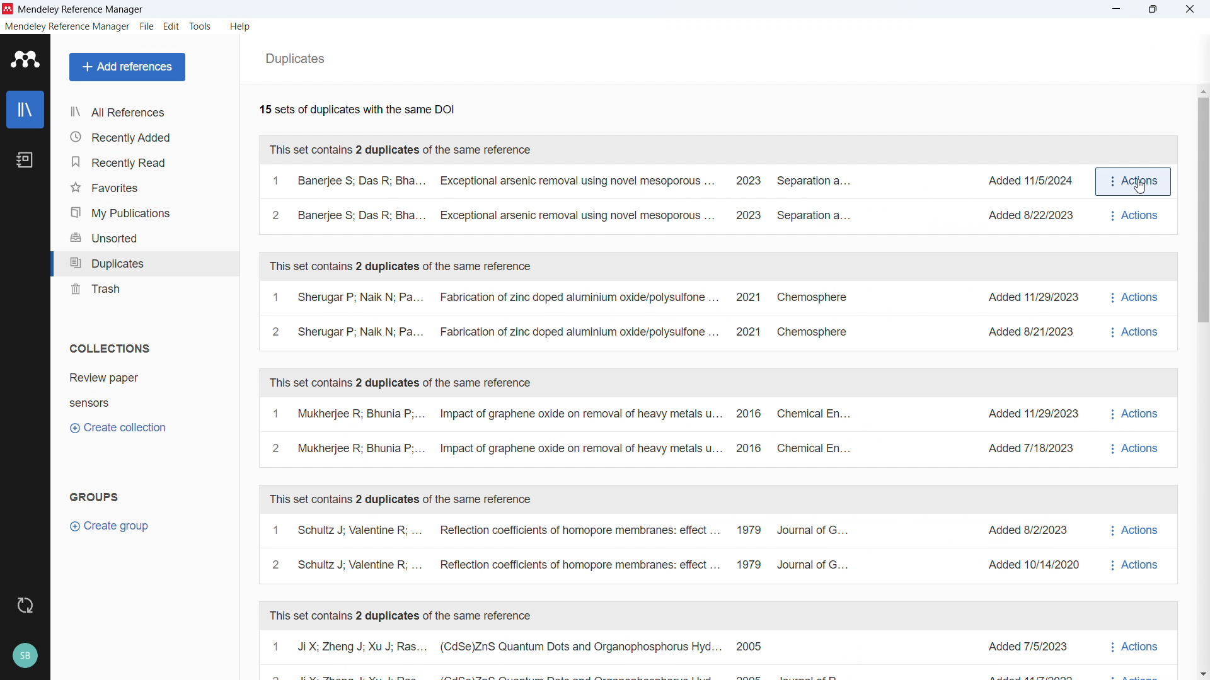 Image resolution: width=1210 pixels, height=680 pixels. Describe the element at coordinates (25, 604) in the screenshot. I see `Sync ` at that location.